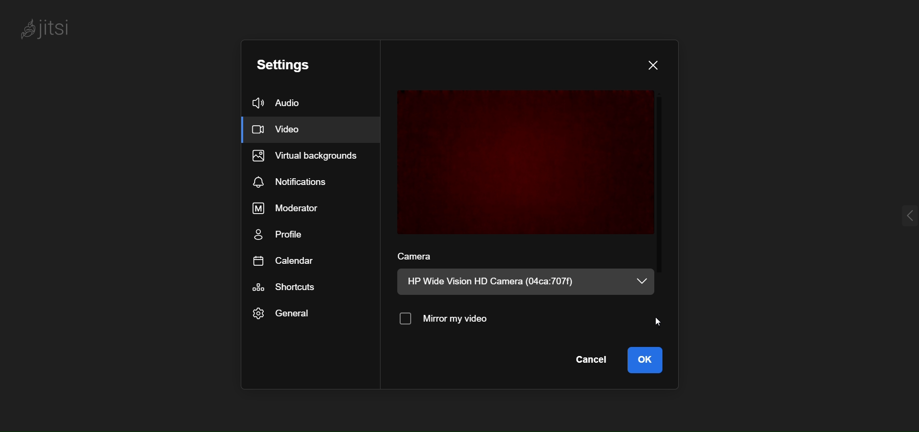 This screenshot has width=919, height=432. What do you see at coordinates (290, 207) in the screenshot?
I see `moderator` at bounding box center [290, 207].